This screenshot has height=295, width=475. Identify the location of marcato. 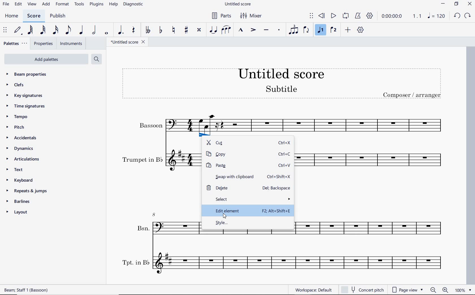
(241, 30).